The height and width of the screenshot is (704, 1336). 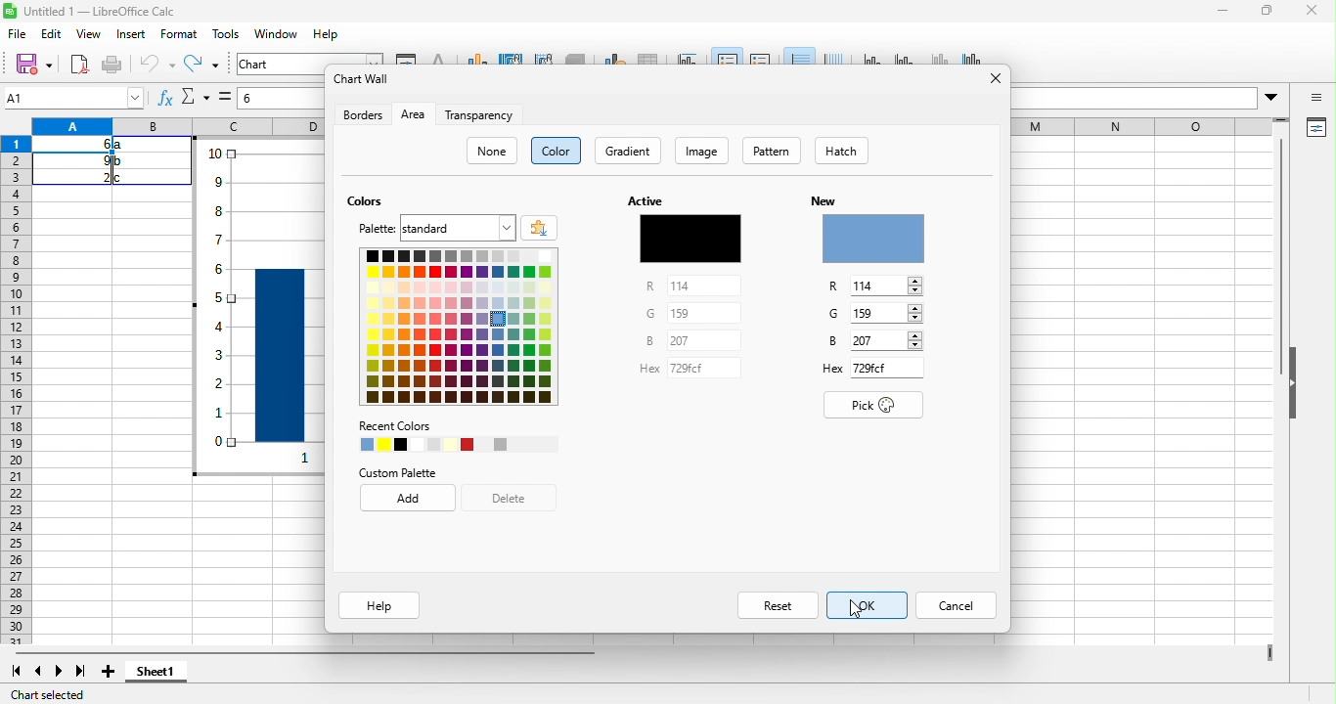 What do you see at coordinates (869, 230) in the screenshot?
I see `new color` at bounding box center [869, 230].